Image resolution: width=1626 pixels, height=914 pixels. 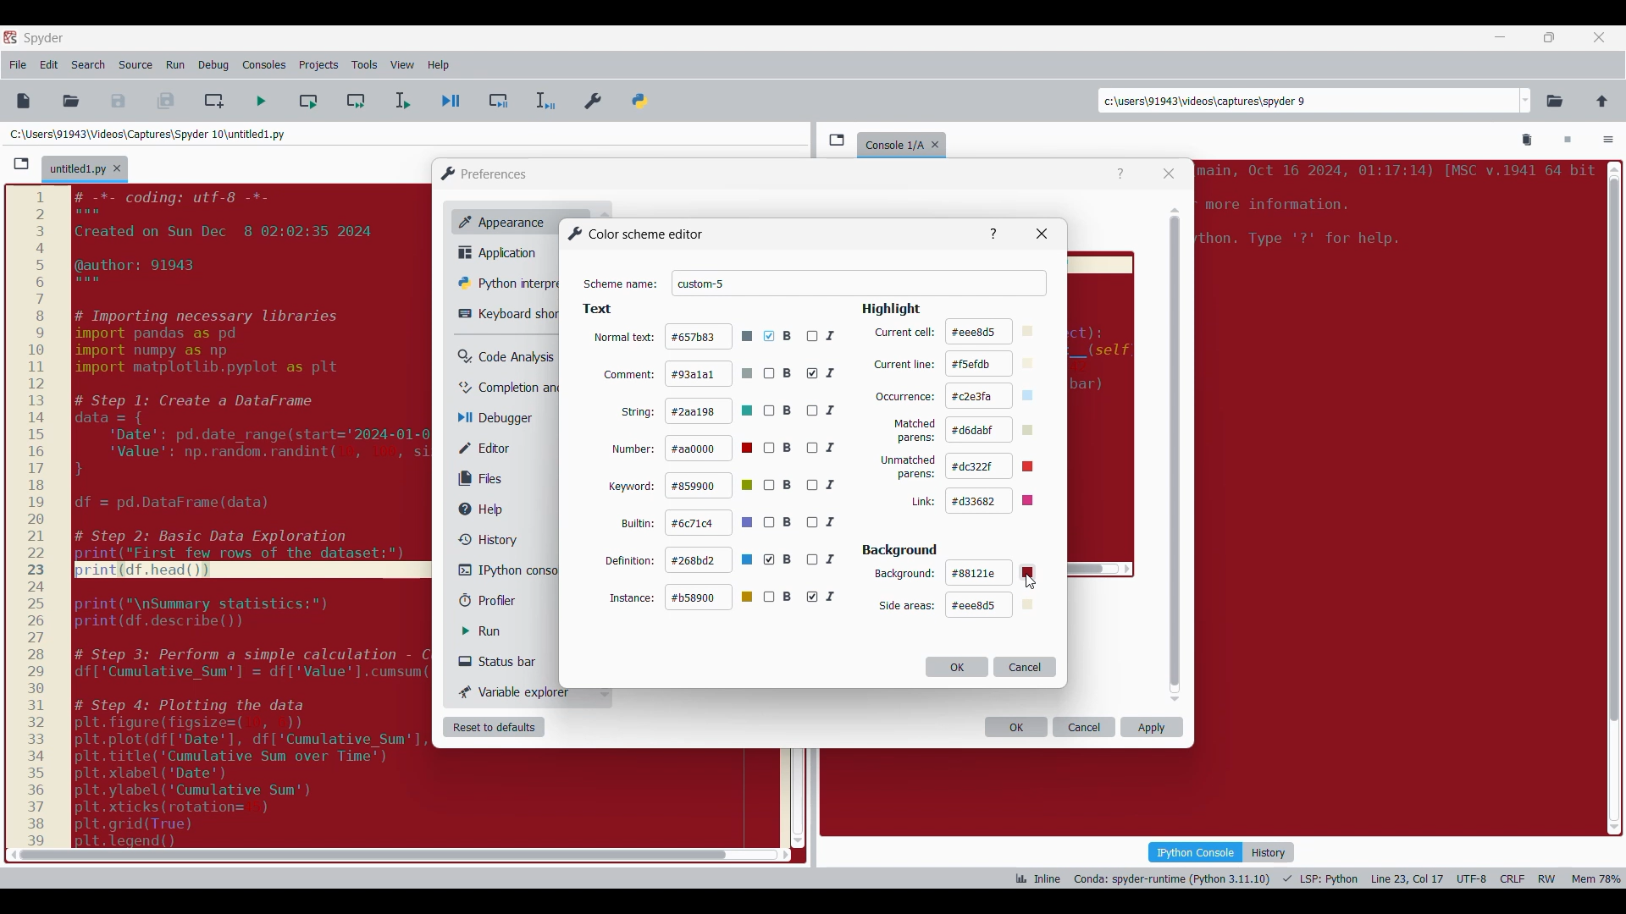 I want to click on code, so click(x=1393, y=212).